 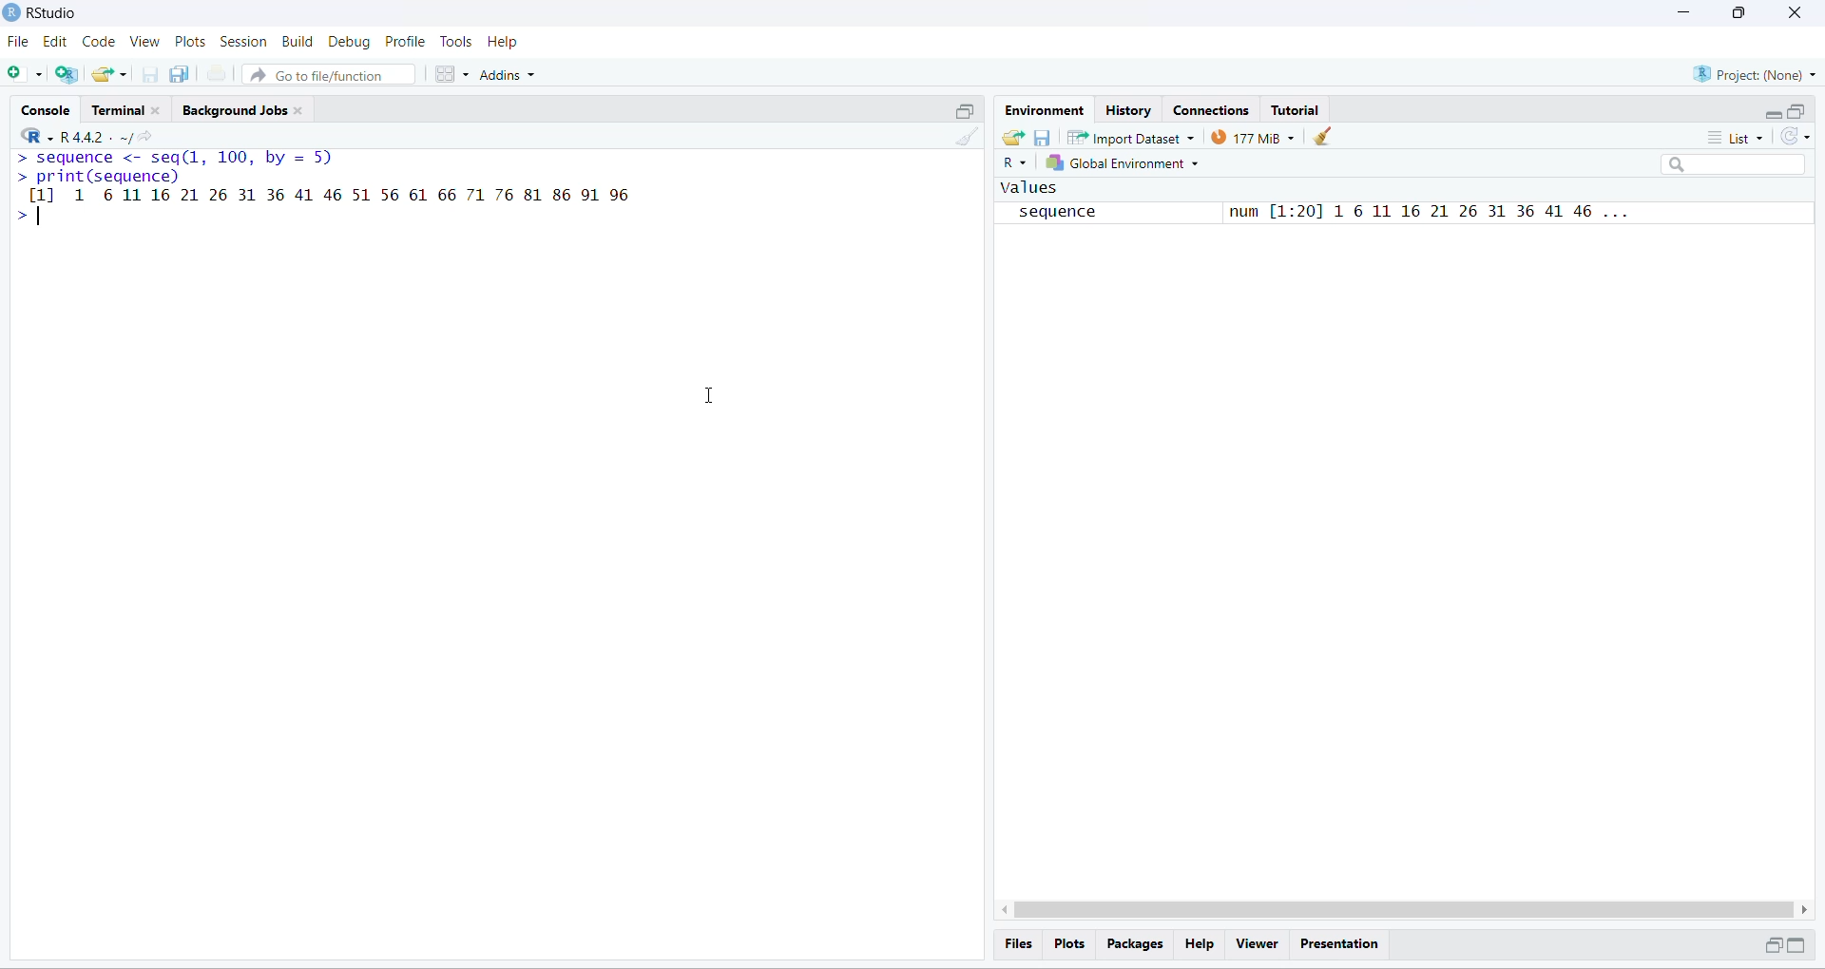 What do you see at coordinates (453, 75) in the screenshot?
I see `grid` at bounding box center [453, 75].